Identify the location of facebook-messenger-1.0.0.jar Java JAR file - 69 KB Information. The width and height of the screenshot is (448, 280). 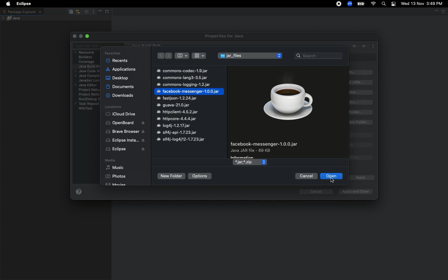
(264, 149).